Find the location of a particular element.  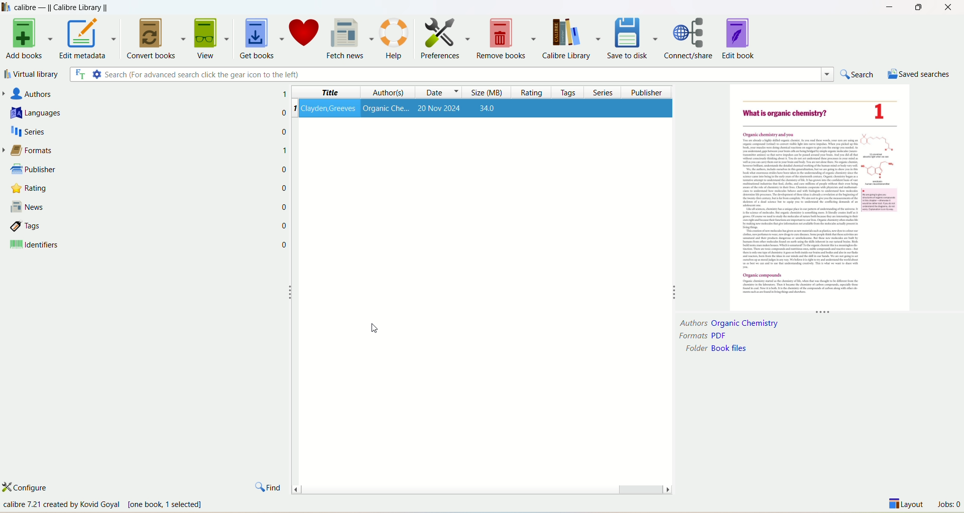

rating is located at coordinates (528, 93).